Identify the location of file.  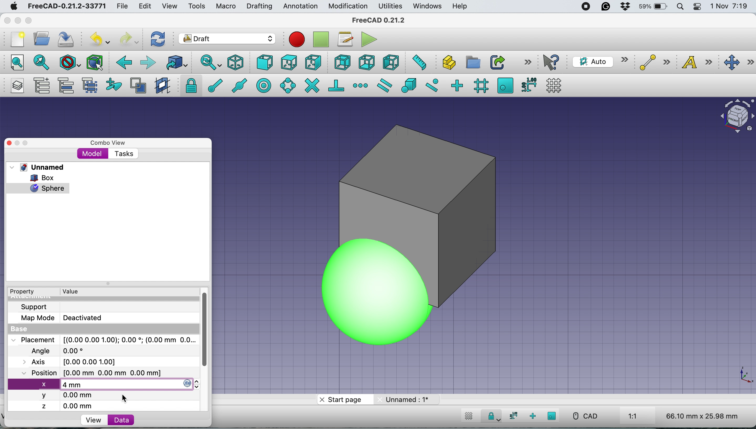
(122, 6).